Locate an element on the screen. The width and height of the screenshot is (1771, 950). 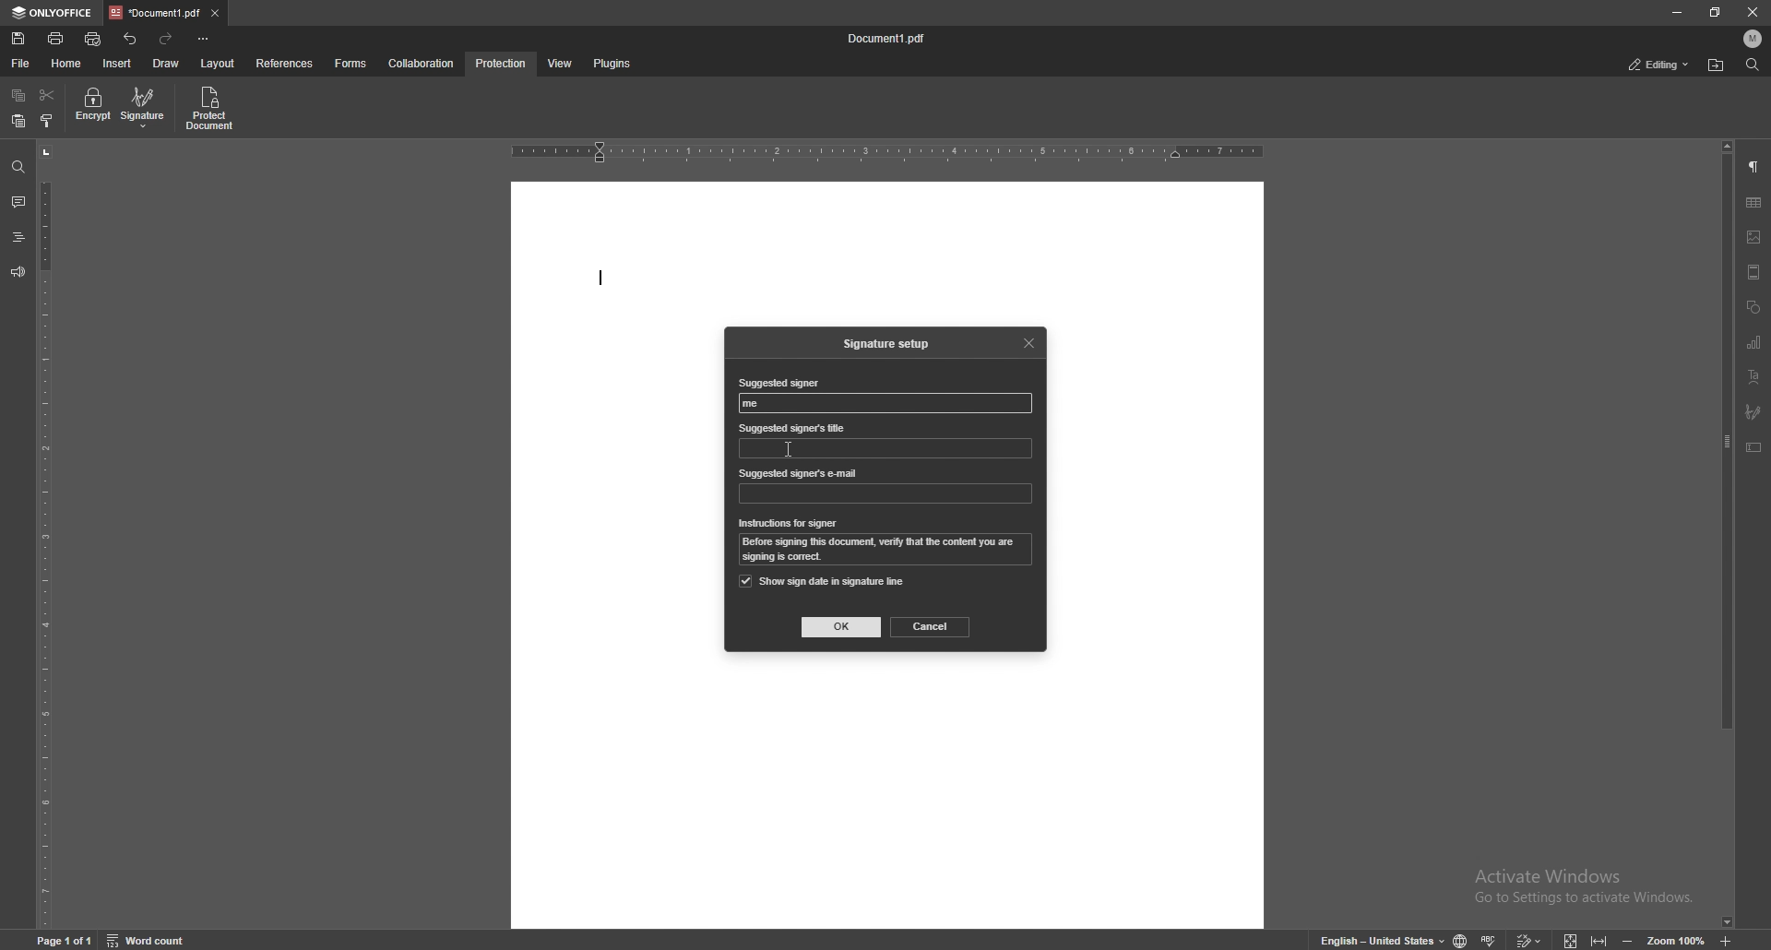
change doc language is located at coordinates (1454, 940).